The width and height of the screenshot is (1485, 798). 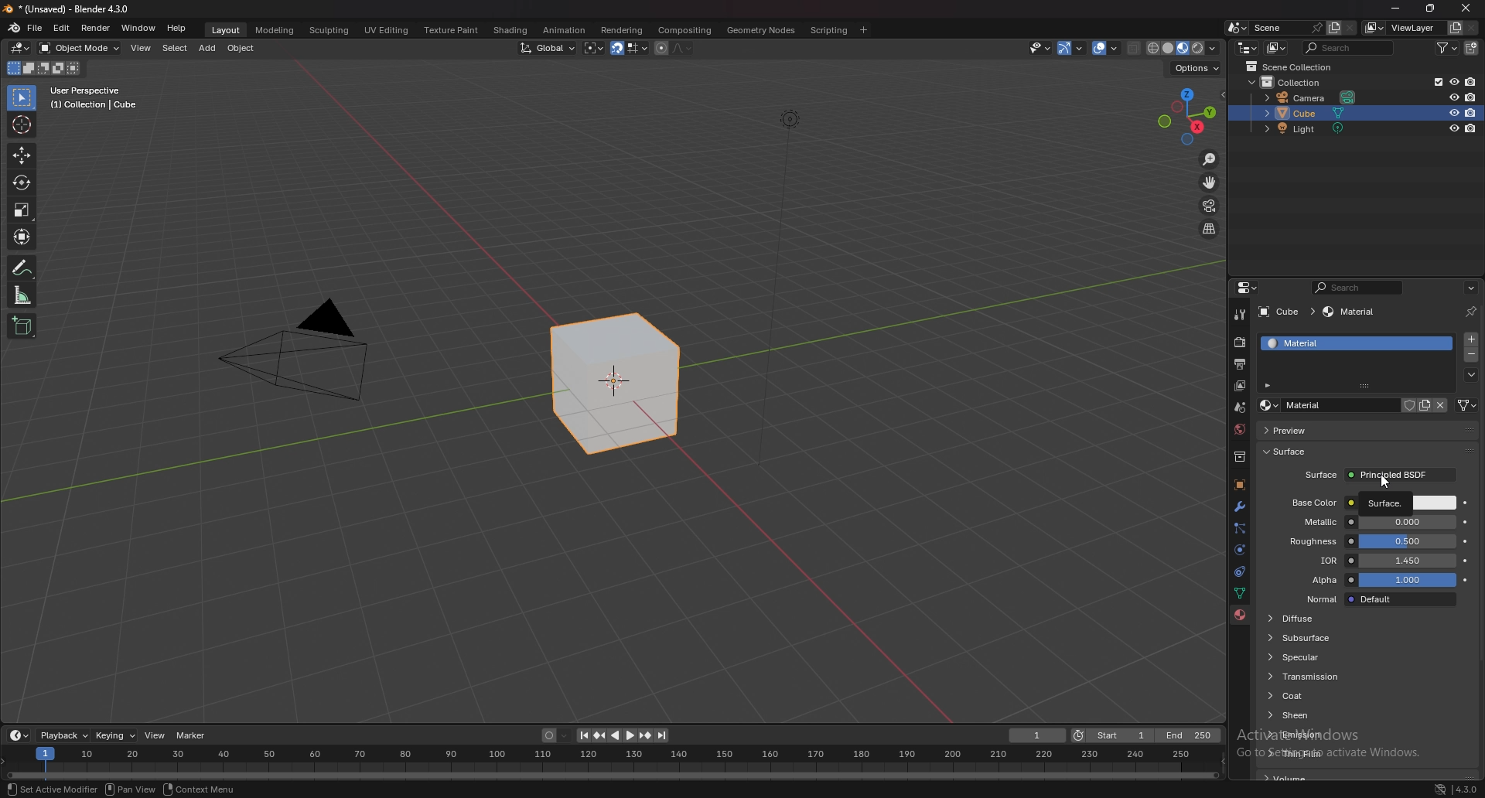 I want to click on compositing, so click(x=684, y=30).